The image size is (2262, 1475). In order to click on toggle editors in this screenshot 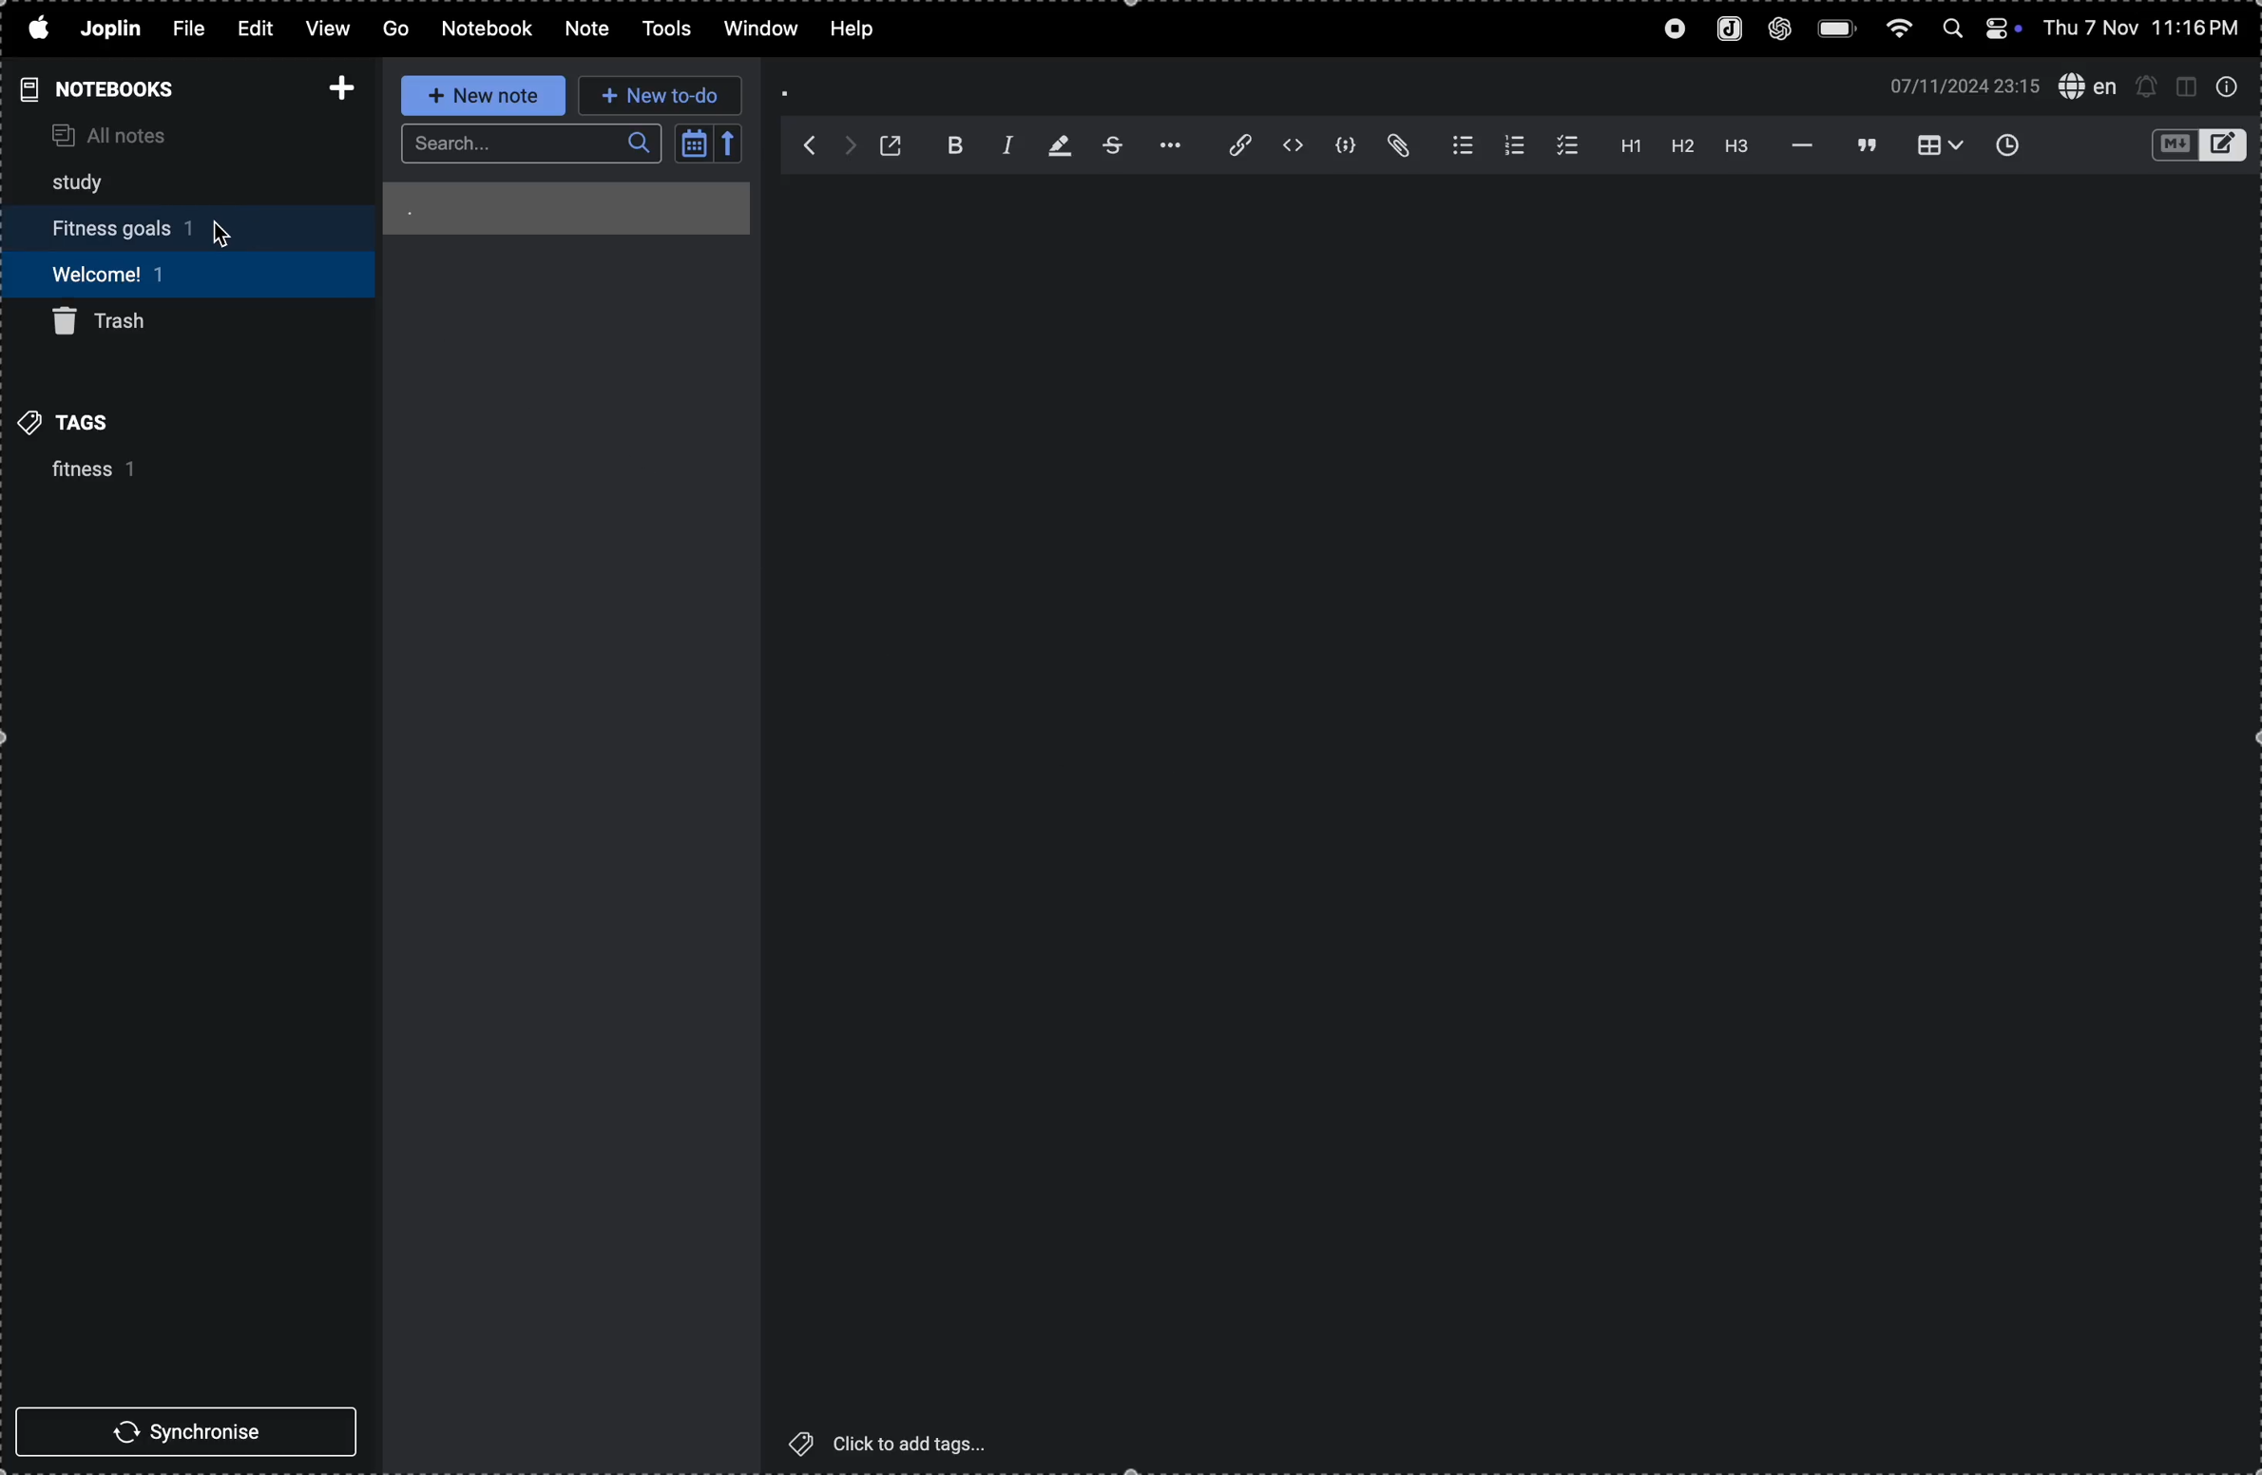, I will do `click(2194, 145)`.